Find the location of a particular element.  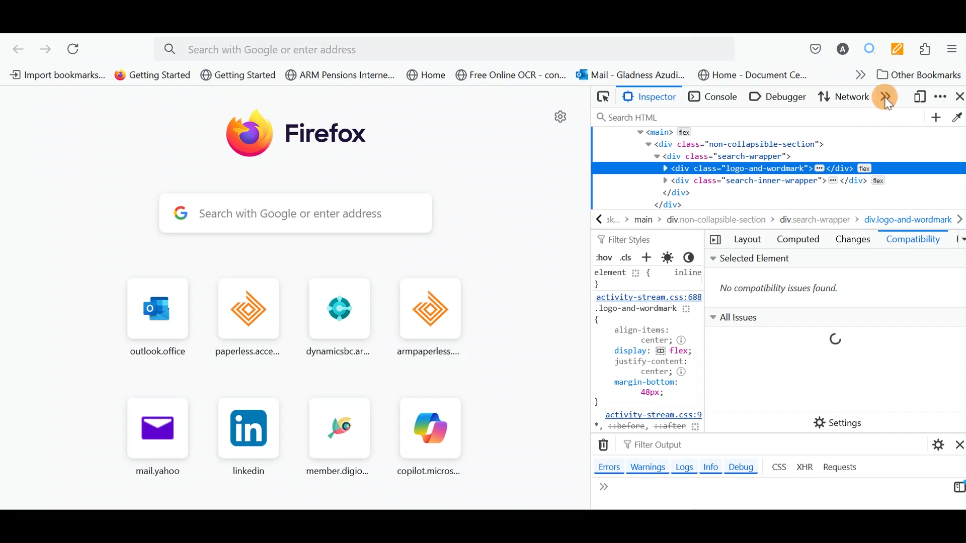

cursor is located at coordinates (887, 105).